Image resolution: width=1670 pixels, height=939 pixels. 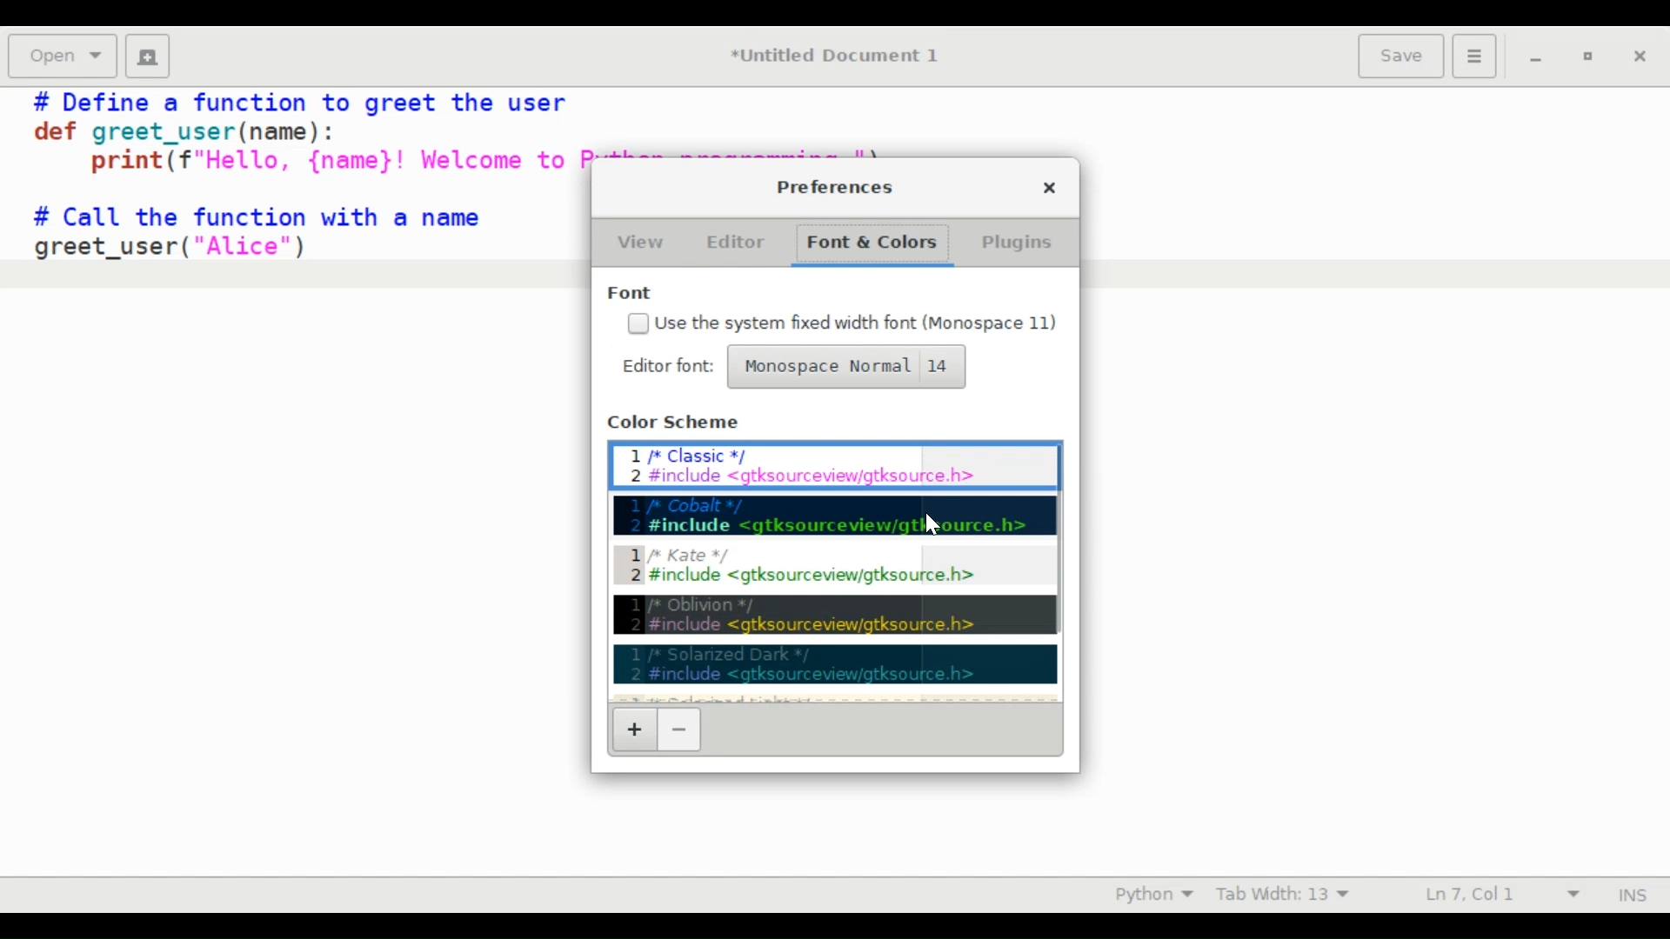 What do you see at coordinates (838, 566) in the screenshot?
I see `Kate` at bounding box center [838, 566].